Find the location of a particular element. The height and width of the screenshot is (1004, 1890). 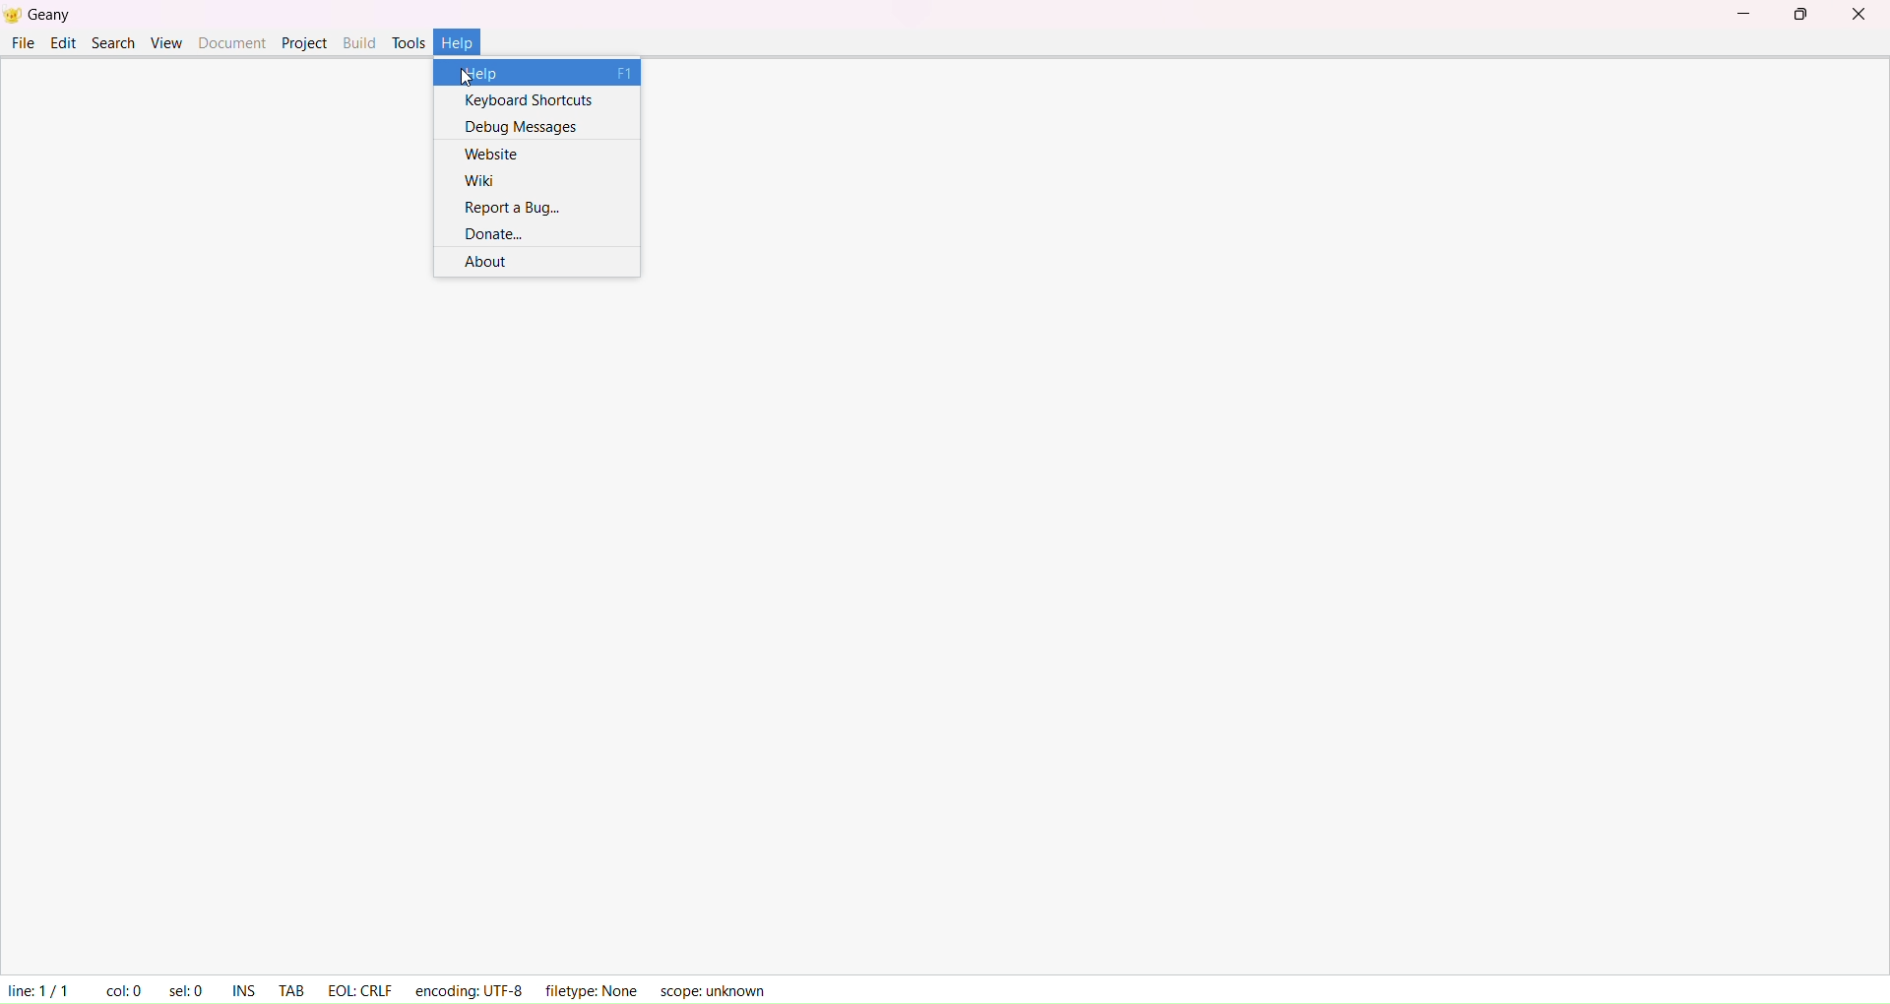

search is located at coordinates (114, 41).